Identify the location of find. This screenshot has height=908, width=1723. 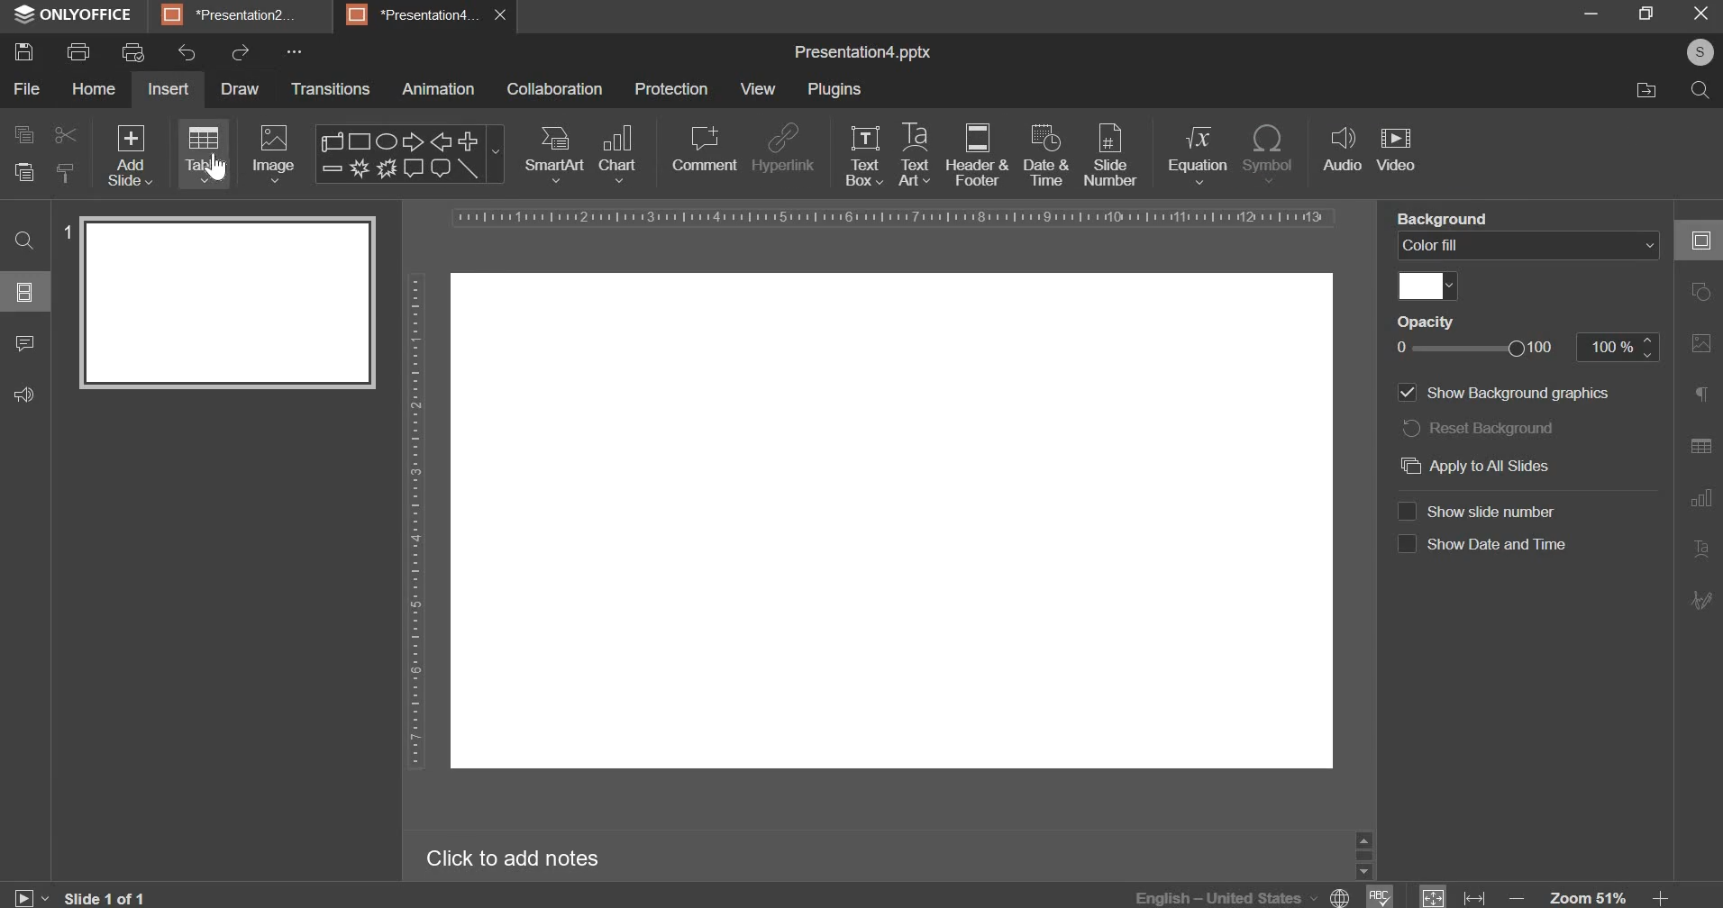
(26, 241).